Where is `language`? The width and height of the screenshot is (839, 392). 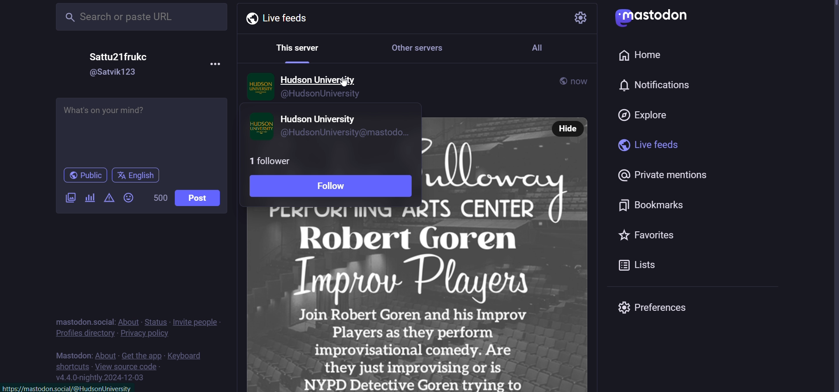
language is located at coordinates (139, 175).